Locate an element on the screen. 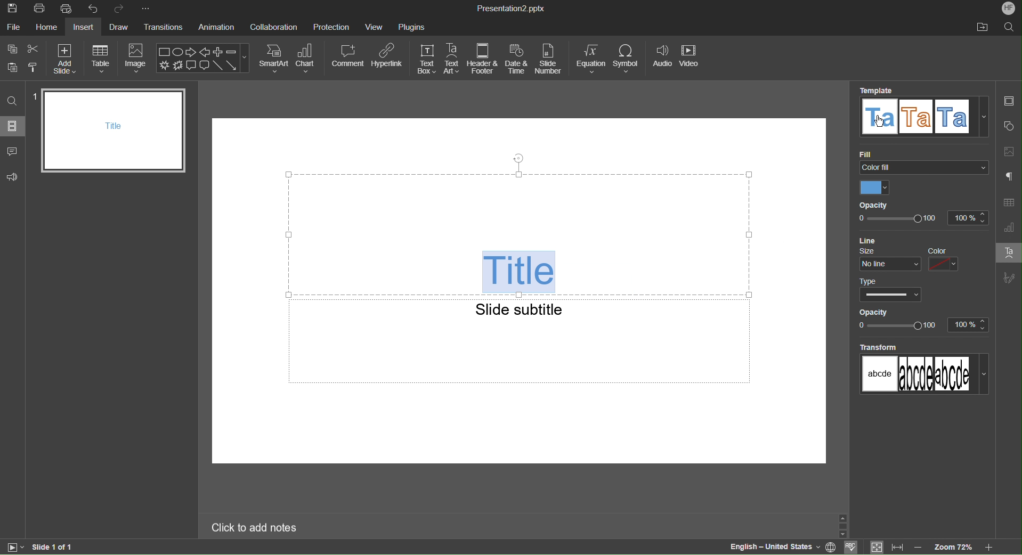 Image resolution: width=1022 pixels, height=555 pixels. Type is located at coordinates (888, 288).